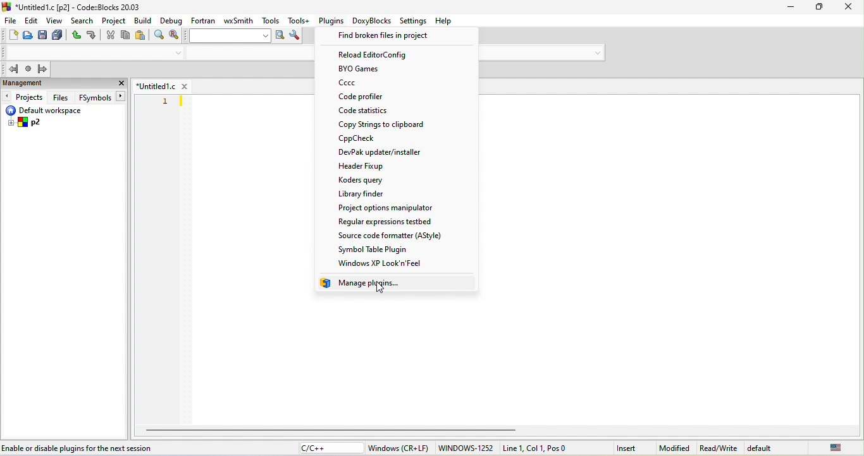 The image size is (864, 456). What do you see at coordinates (365, 283) in the screenshot?
I see `manage plugins` at bounding box center [365, 283].